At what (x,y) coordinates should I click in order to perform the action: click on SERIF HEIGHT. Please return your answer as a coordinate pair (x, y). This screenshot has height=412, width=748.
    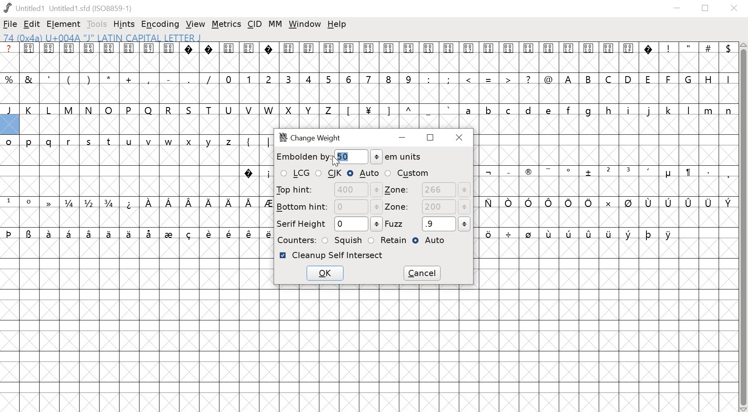
    Looking at the image, I should click on (328, 224).